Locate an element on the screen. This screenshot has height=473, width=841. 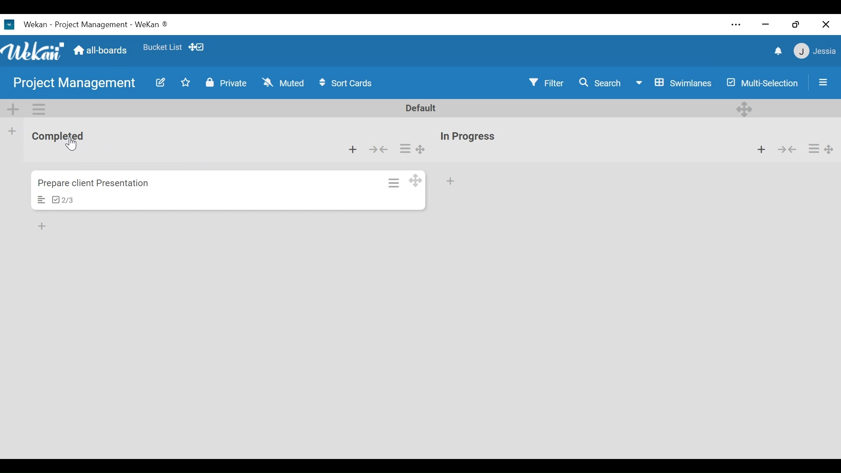
List name is located at coordinates (470, 137).